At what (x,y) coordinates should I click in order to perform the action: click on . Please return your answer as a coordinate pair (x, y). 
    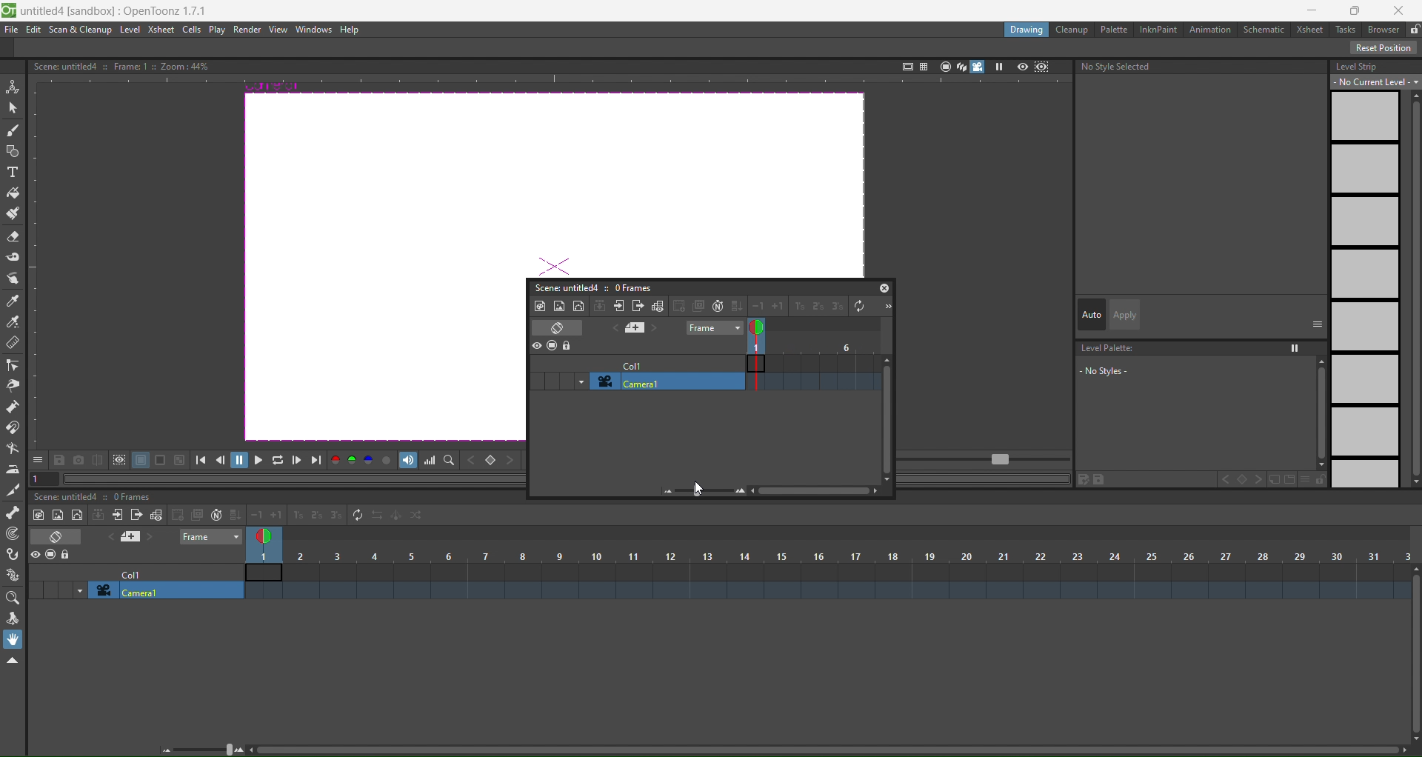
    Looking at the image, I should click on (558, 327).